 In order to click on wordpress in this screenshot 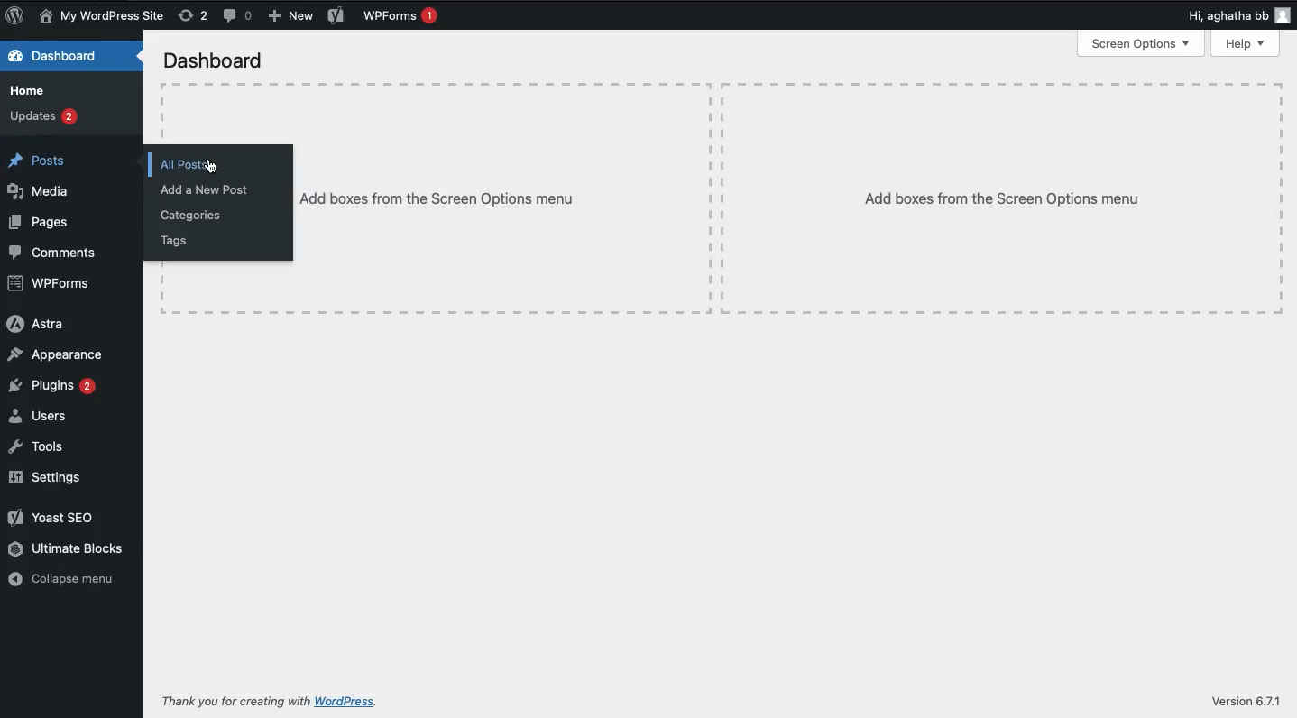, I will do `click(346, 702)`.